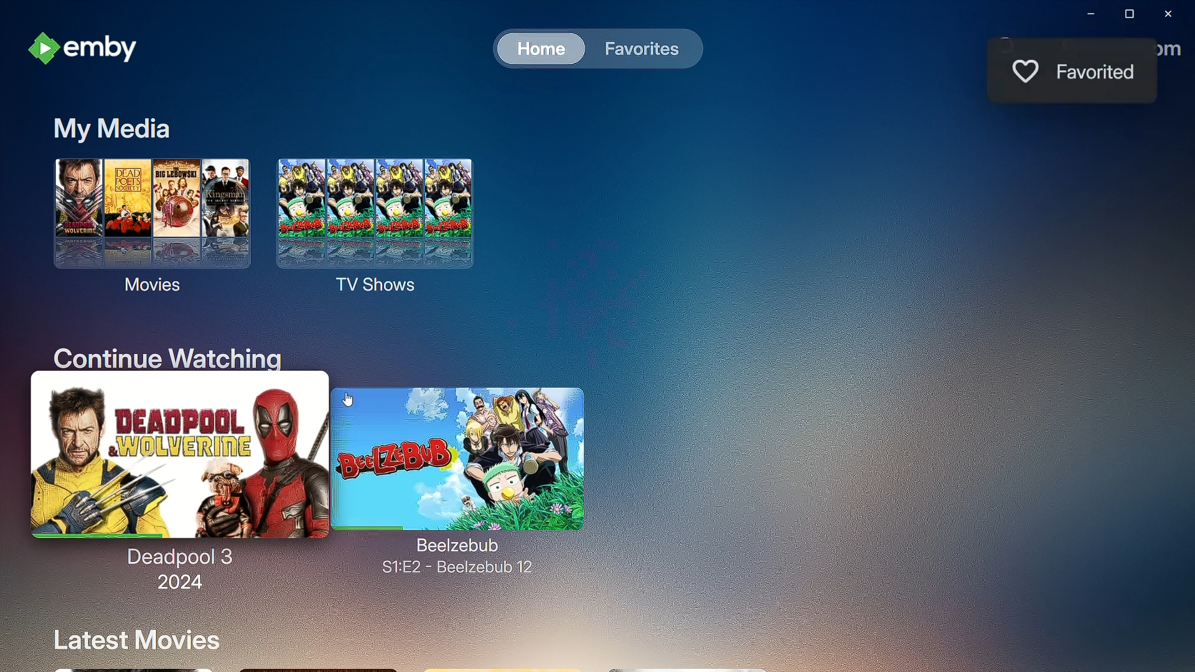 The height and width of the screenshot is (672, 1195). What do you see at coordinates (350, 401) in the screenshot?
I see `Cursor` at bounding box center [350, 401].